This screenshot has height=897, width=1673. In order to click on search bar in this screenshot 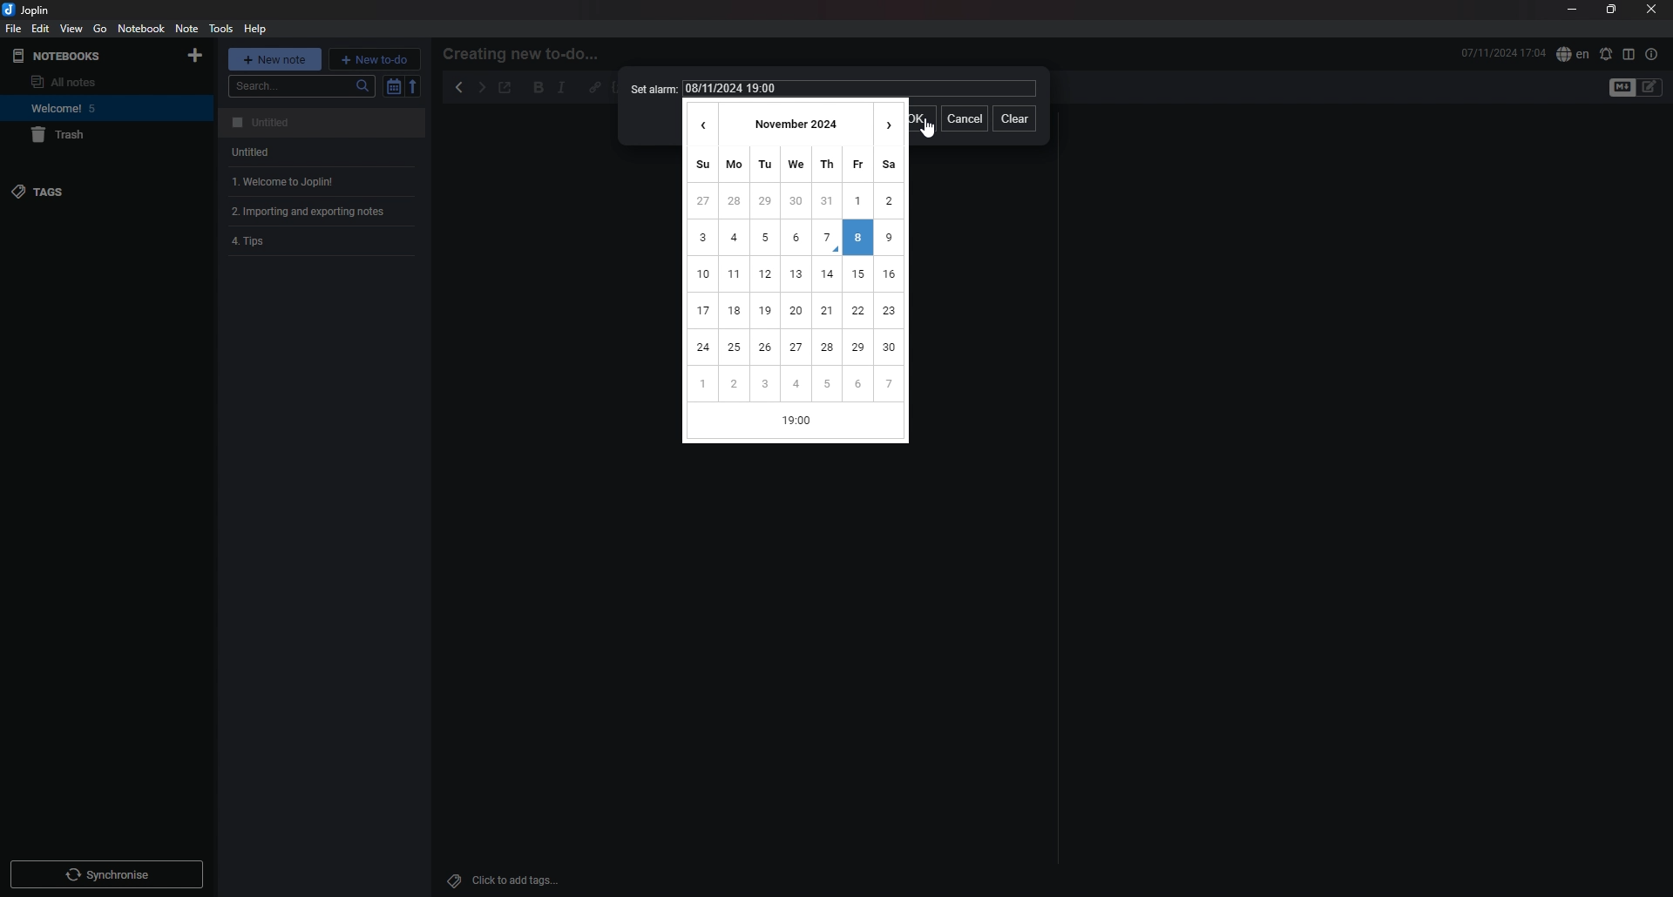, I will do `click(301, 86)`.